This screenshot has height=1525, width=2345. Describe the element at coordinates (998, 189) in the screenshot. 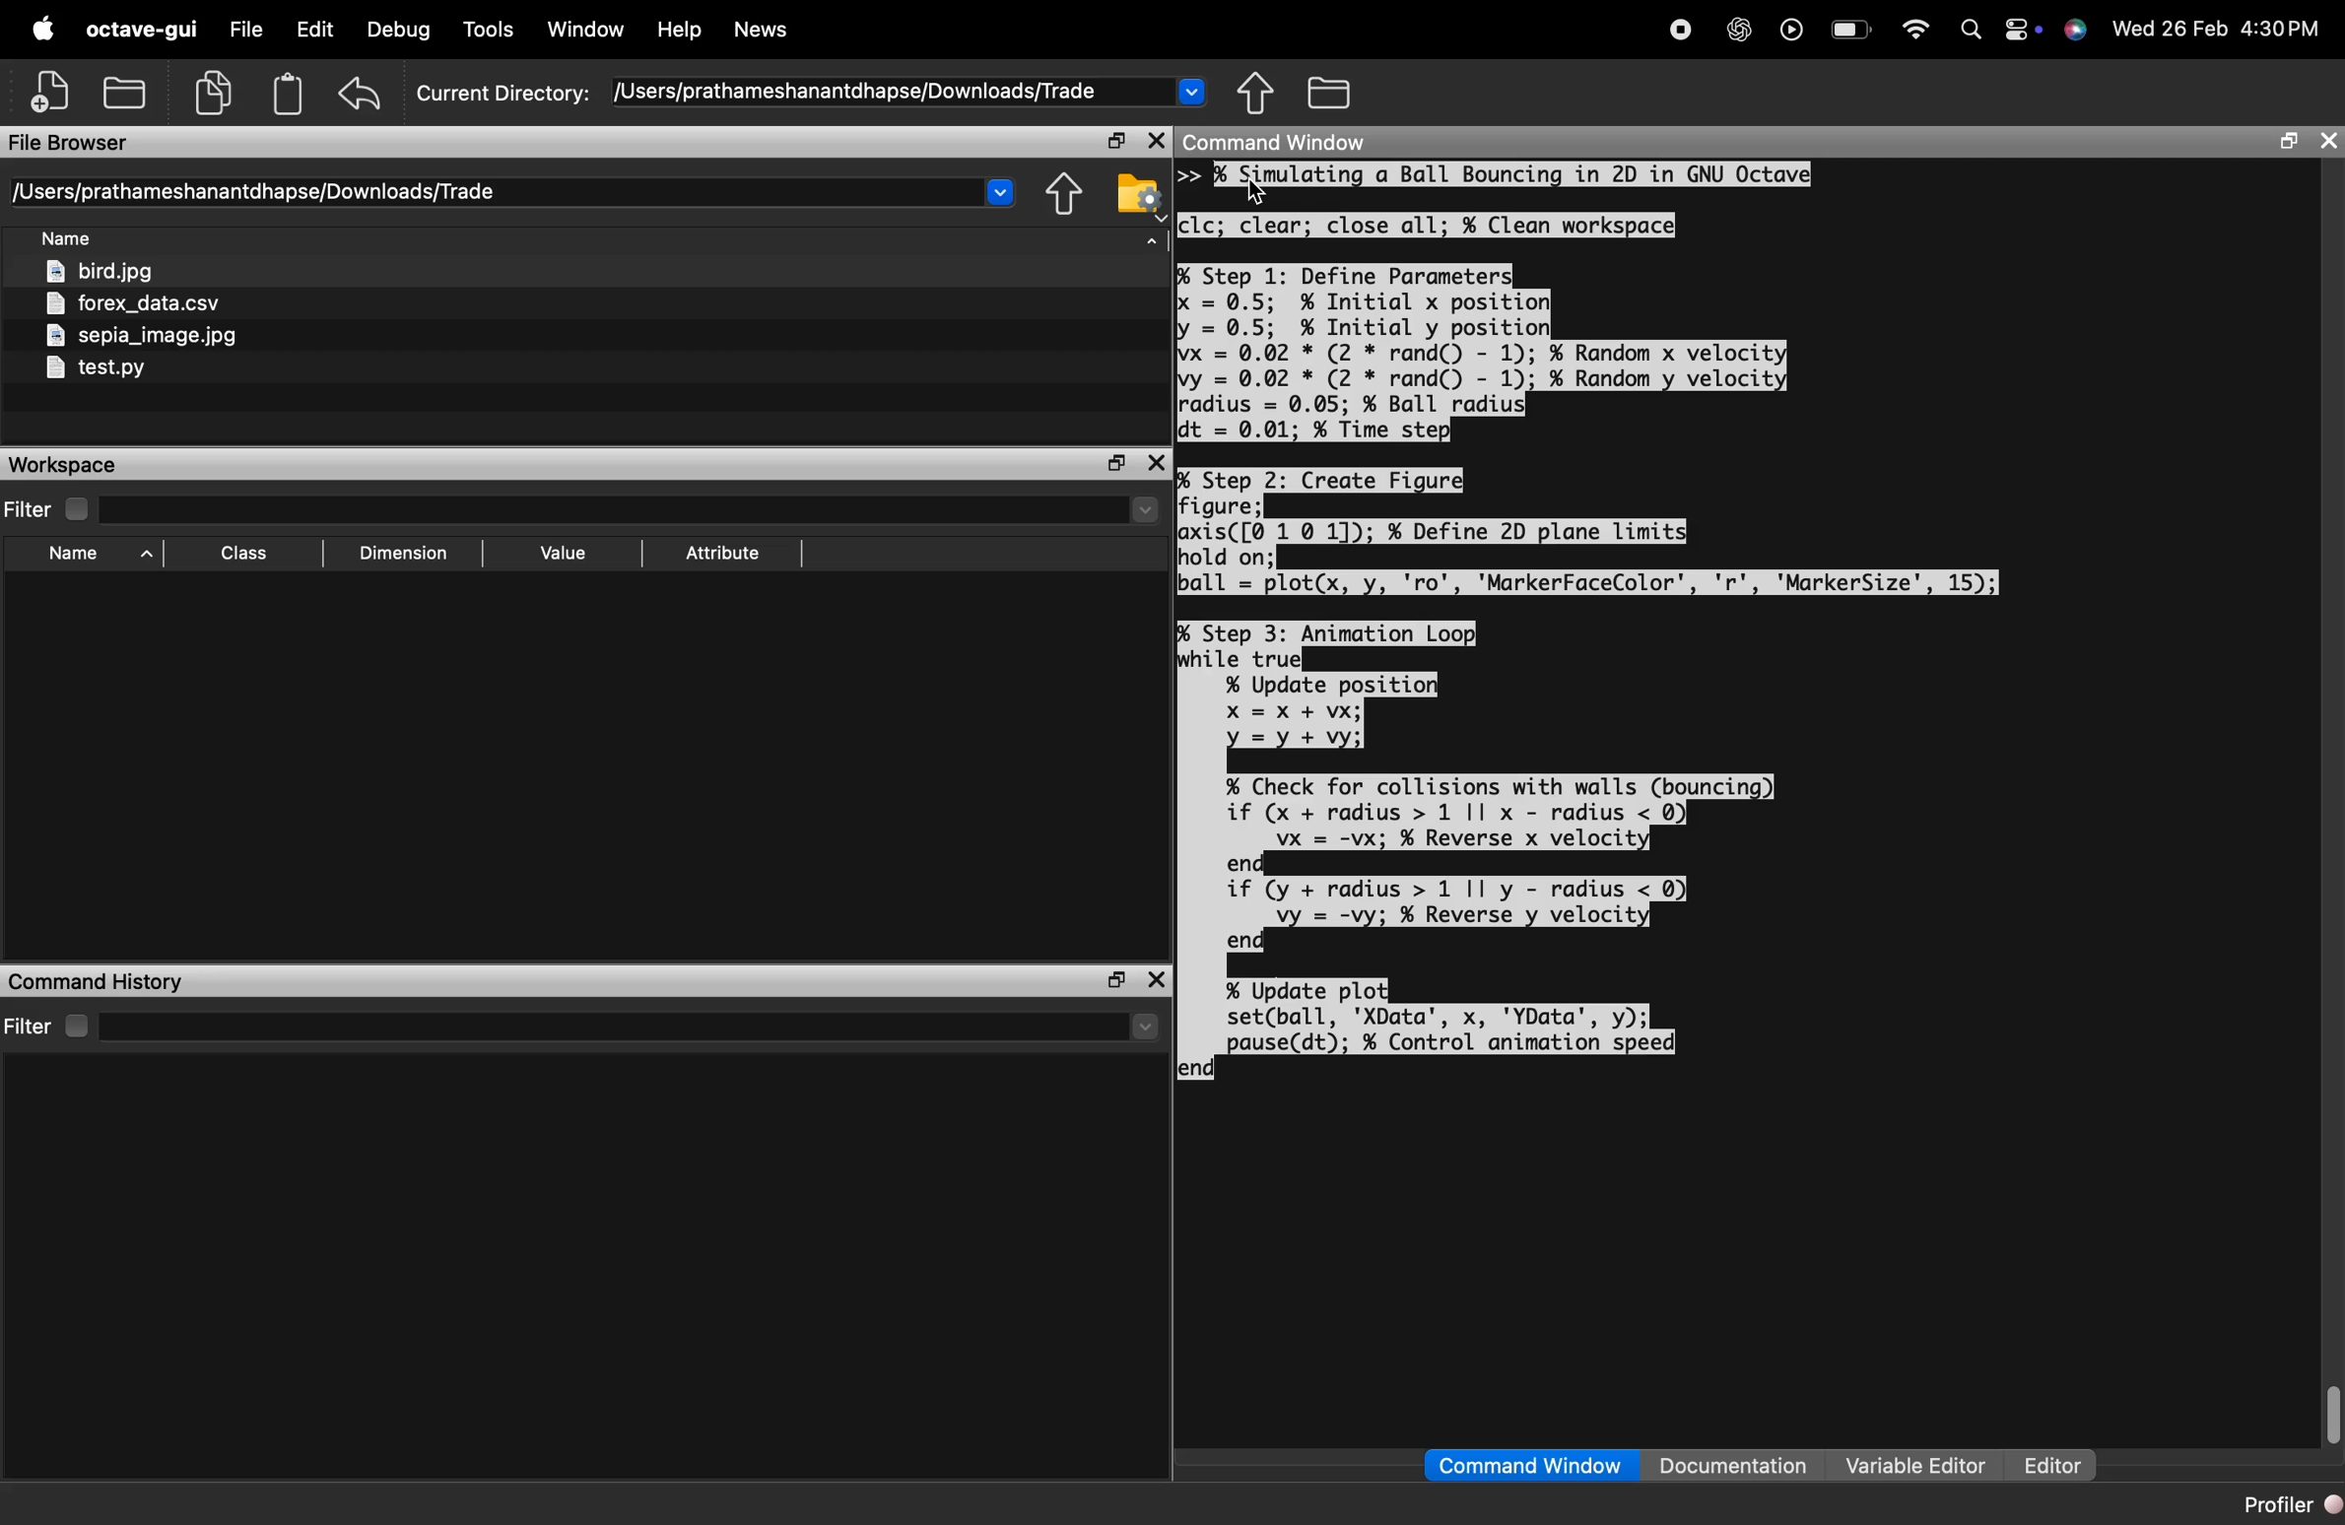

I see `Drop-down ` at that location.